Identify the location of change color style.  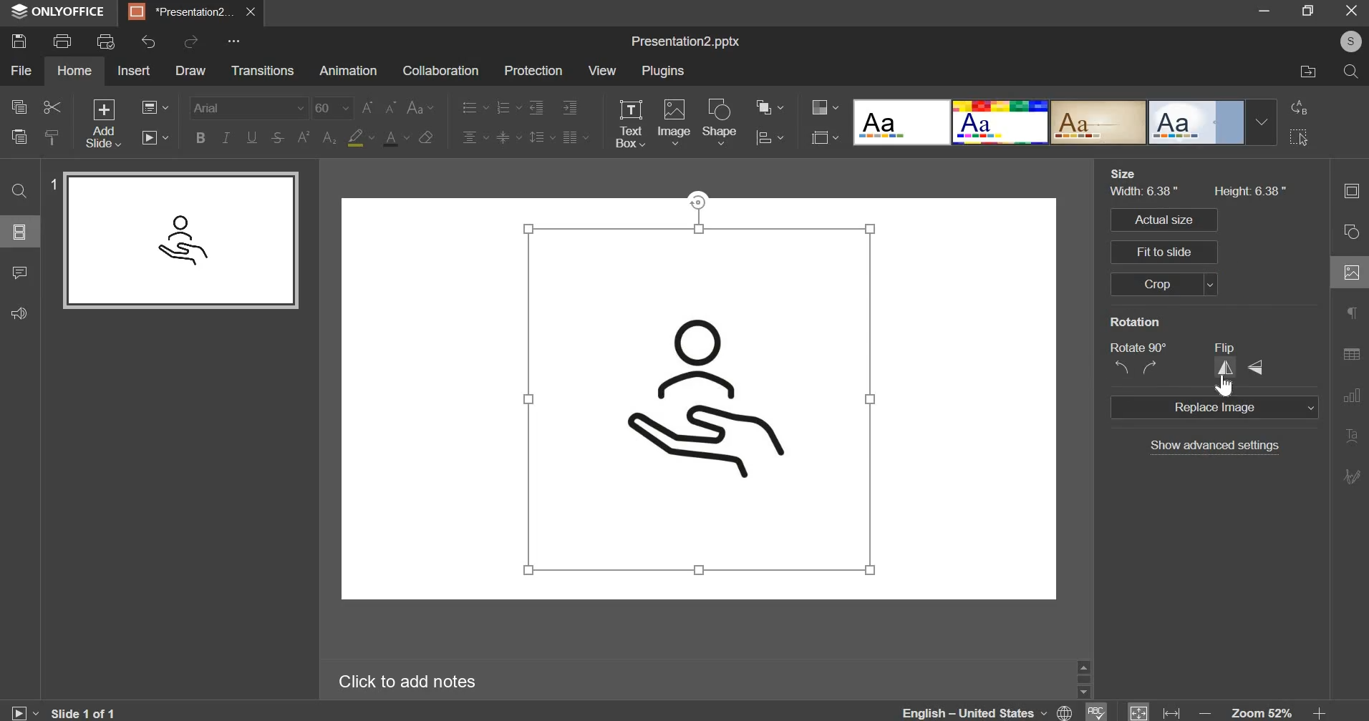
(825, 107).